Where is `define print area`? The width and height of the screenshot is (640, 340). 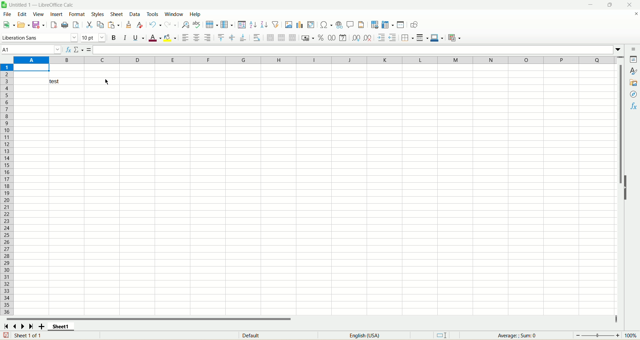 define print area is located at coordinates (375, 25).